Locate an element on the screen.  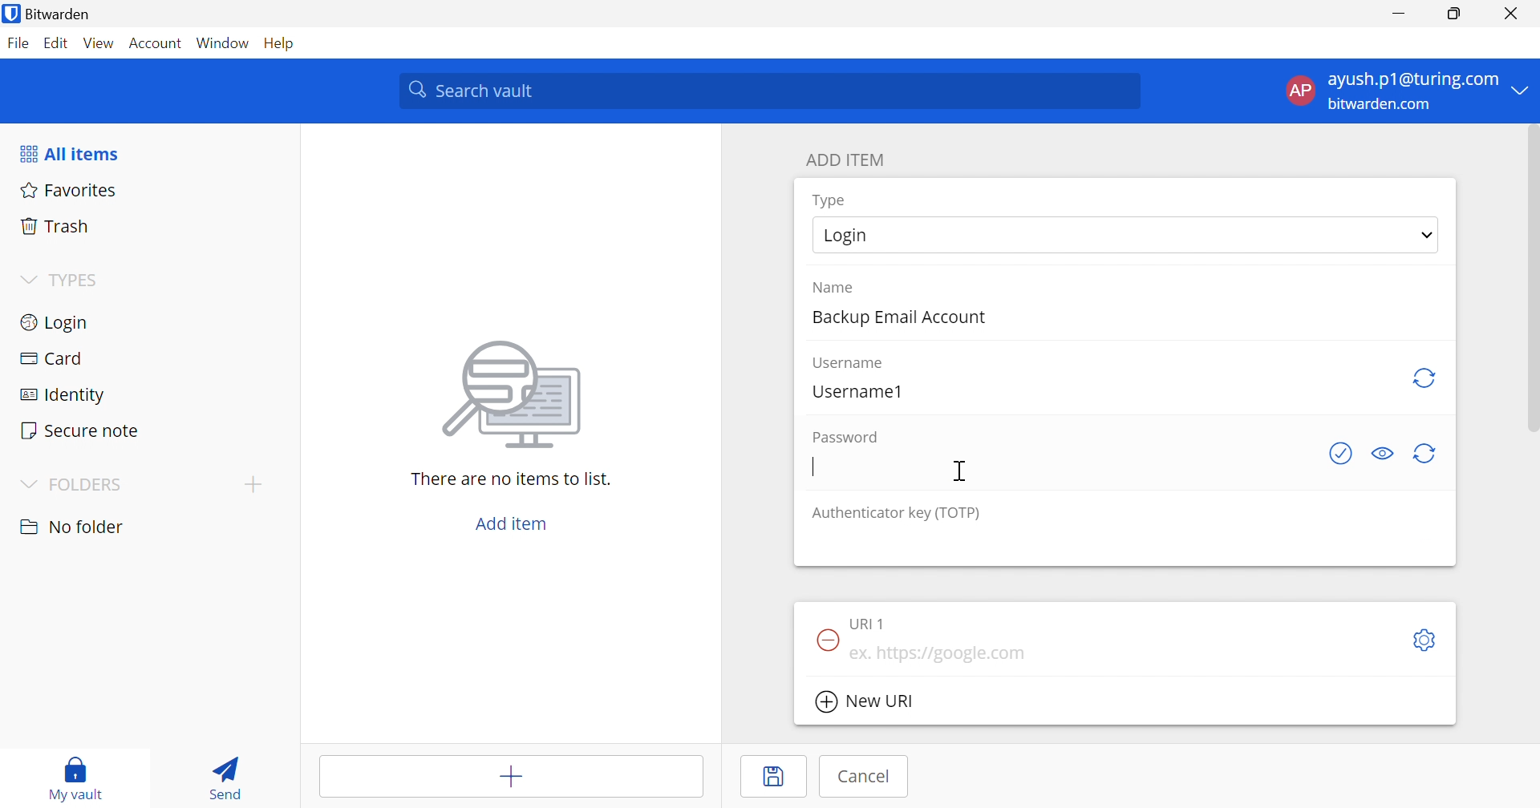
Check if password has been exposed is located at coordinates (1343, 454).